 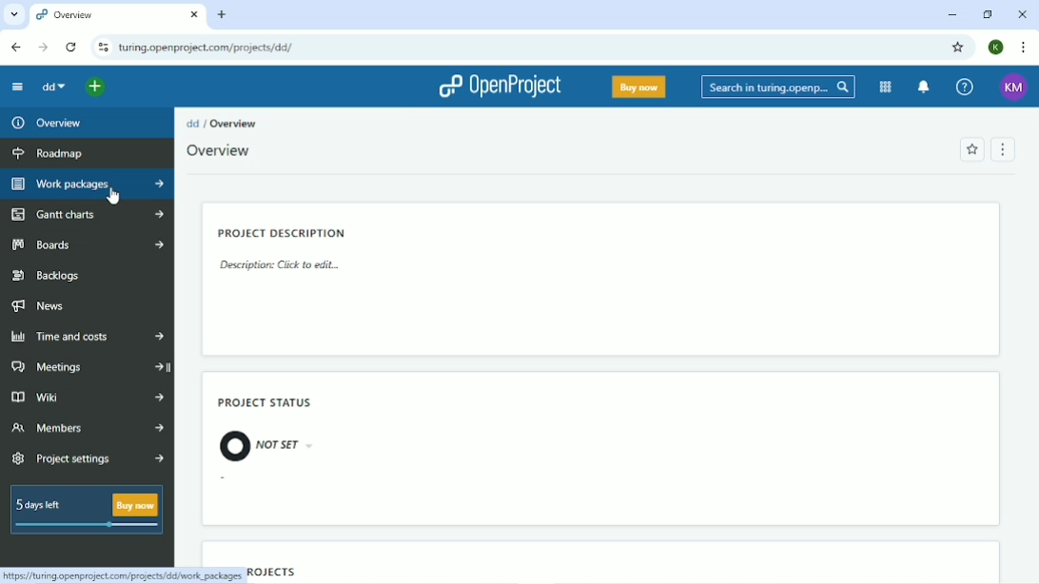 What do you see at coordinates (284, 230) in the screenshot?
I see `Project description Description` at bounding box center [284, 230].